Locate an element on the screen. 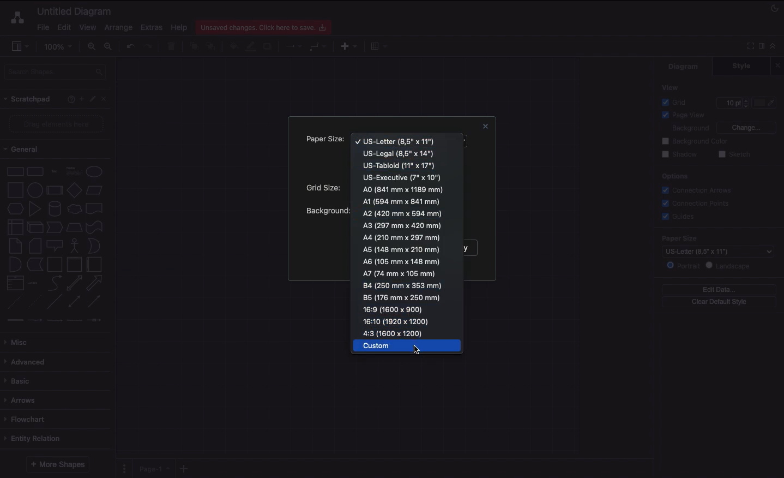  A1 is located at coordinates (401, 201).